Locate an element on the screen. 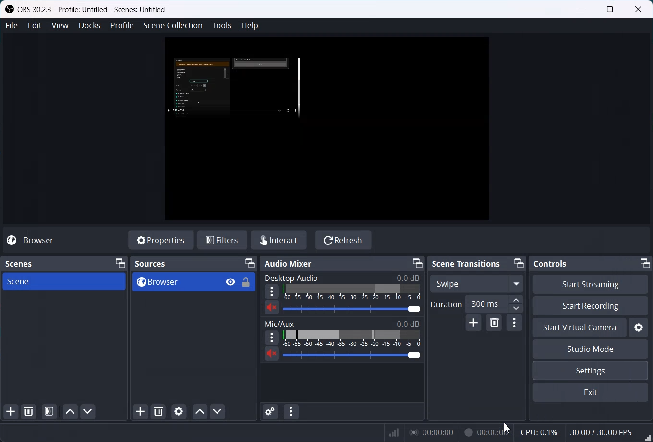  00:00:00 is located at coordinates (431, 431).